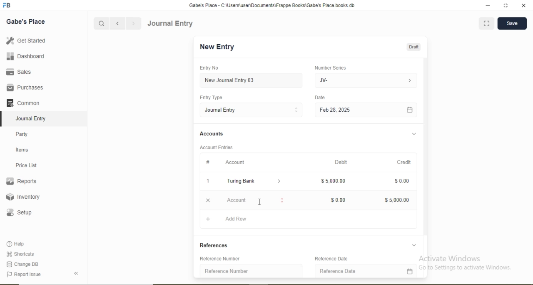  Describe the element at coordinates (413, 47) in the screenshot. I see `Draft` at that location.